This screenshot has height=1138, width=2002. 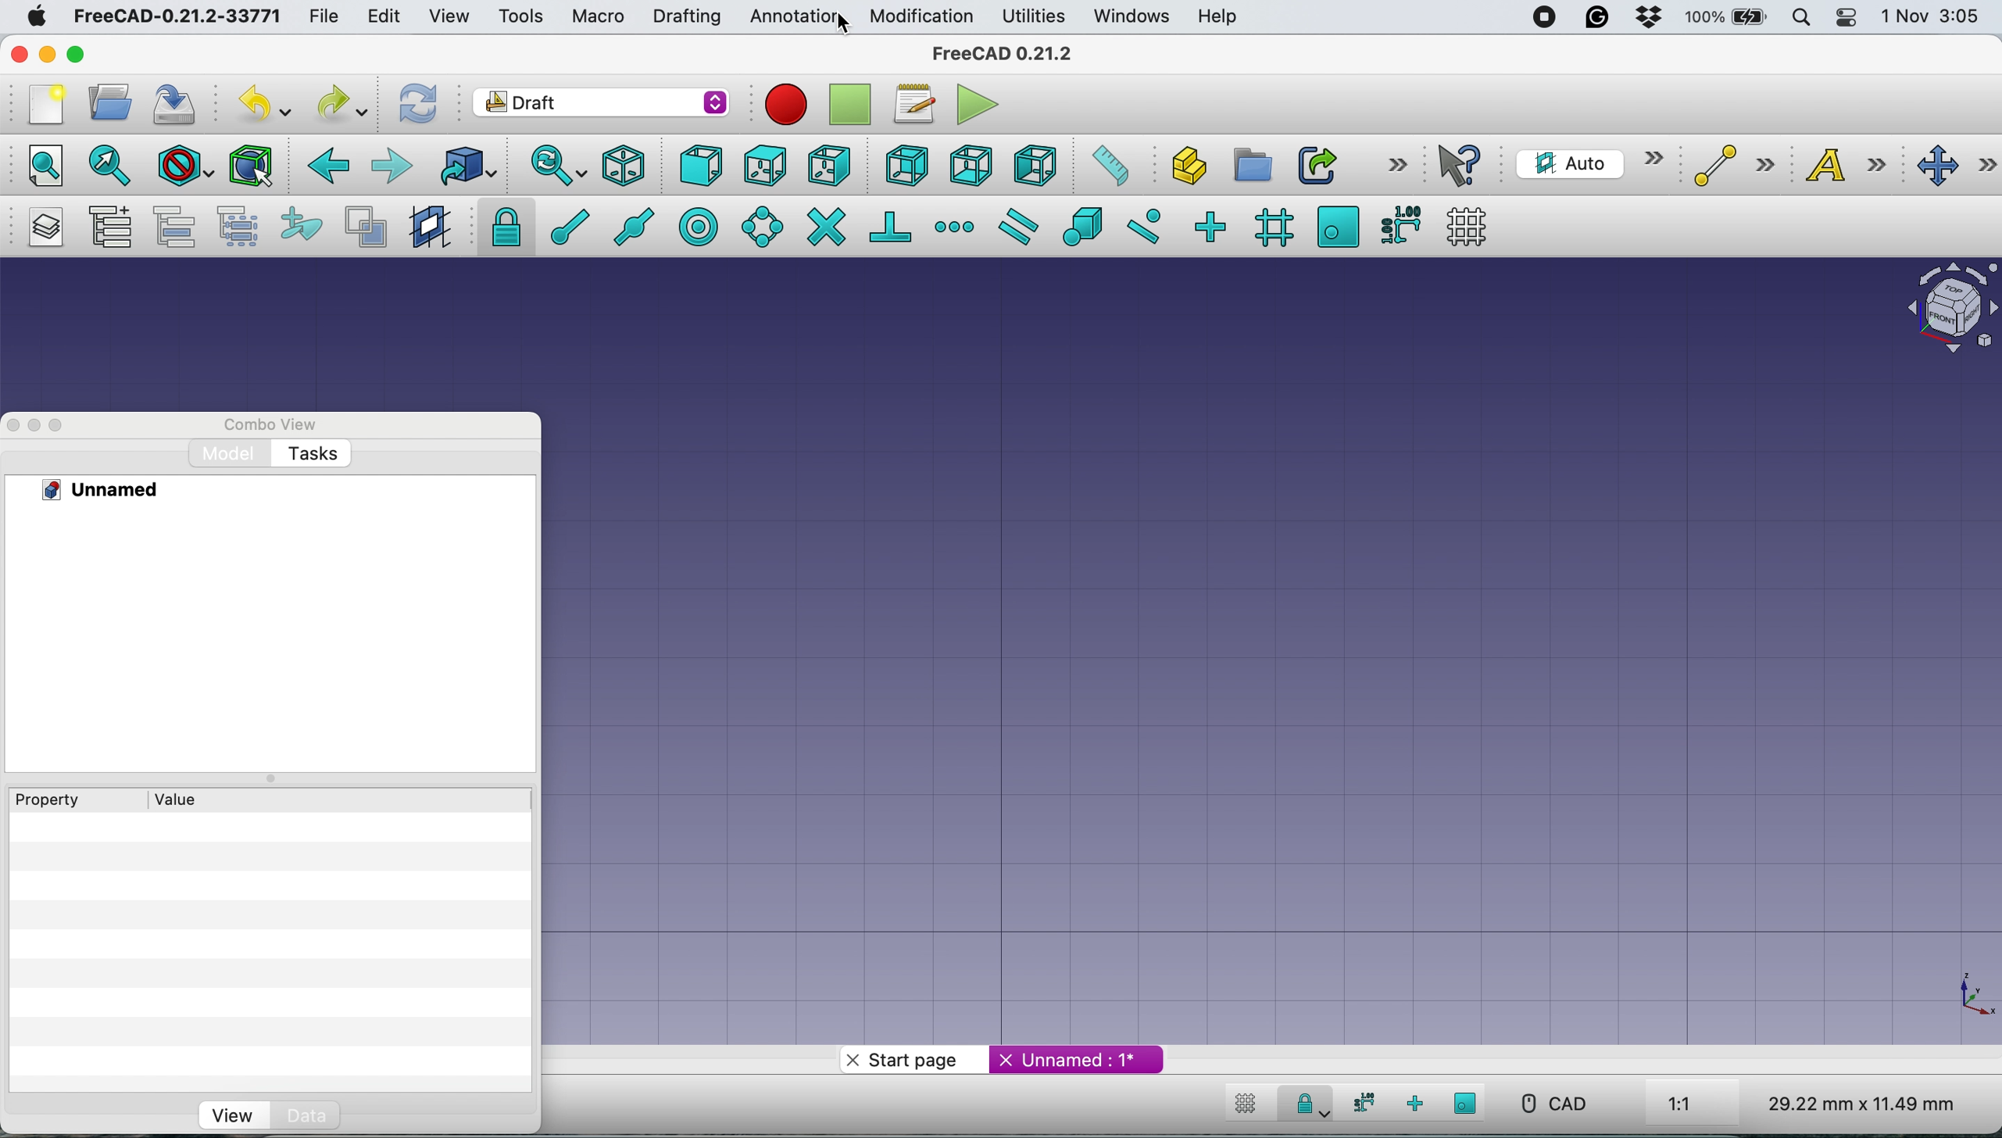 I want to click on snap at end, so click(x=563, y=228).